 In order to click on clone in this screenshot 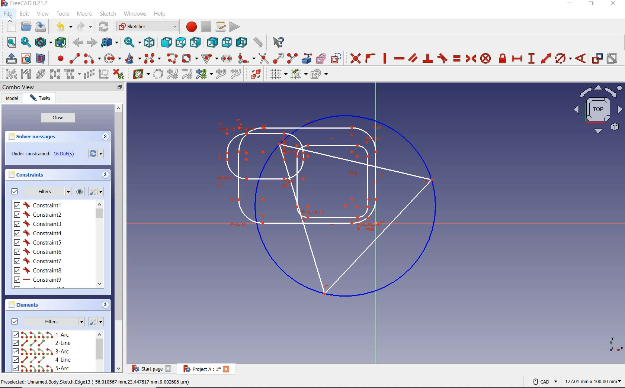, I will do `click(71, 75)`.